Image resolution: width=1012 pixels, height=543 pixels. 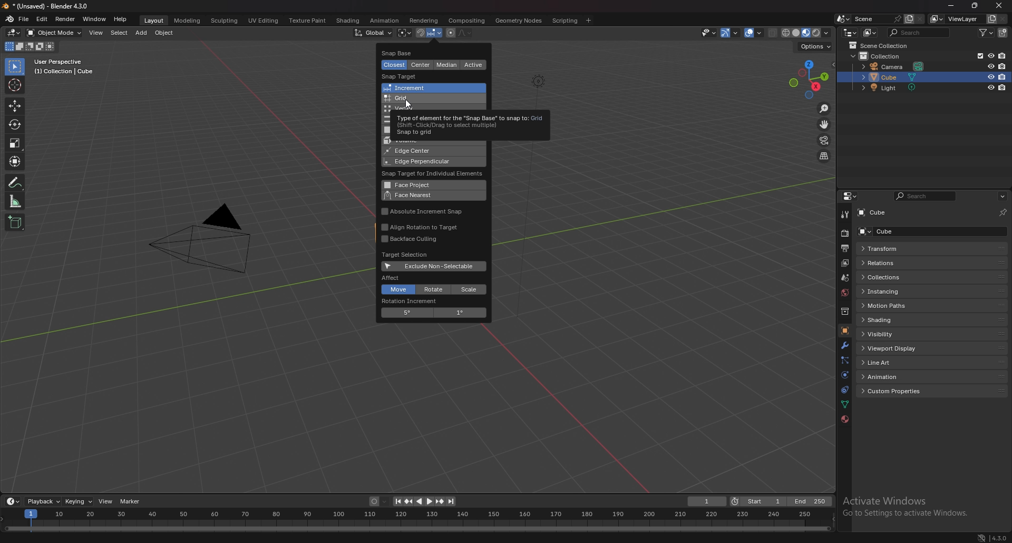 I want to click on jump to first frame, so click(x=398, y=501).